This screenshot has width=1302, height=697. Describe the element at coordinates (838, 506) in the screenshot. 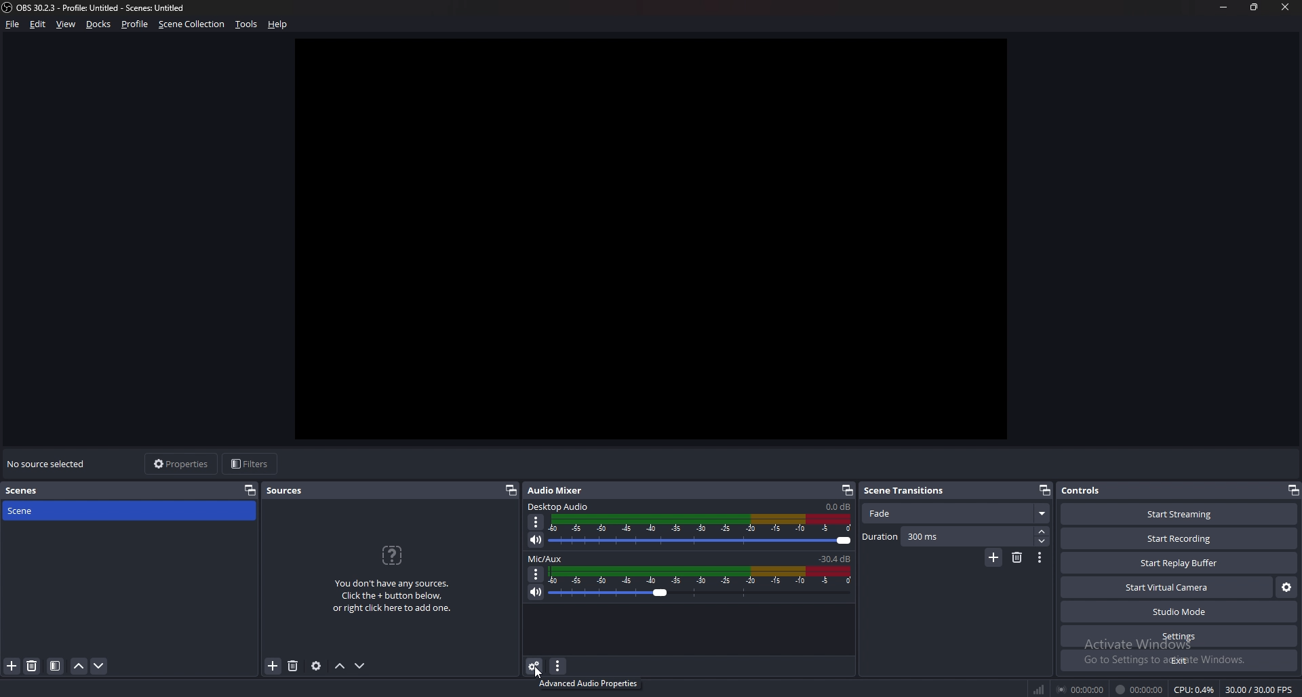

I see `desktop audio volume` at that location.